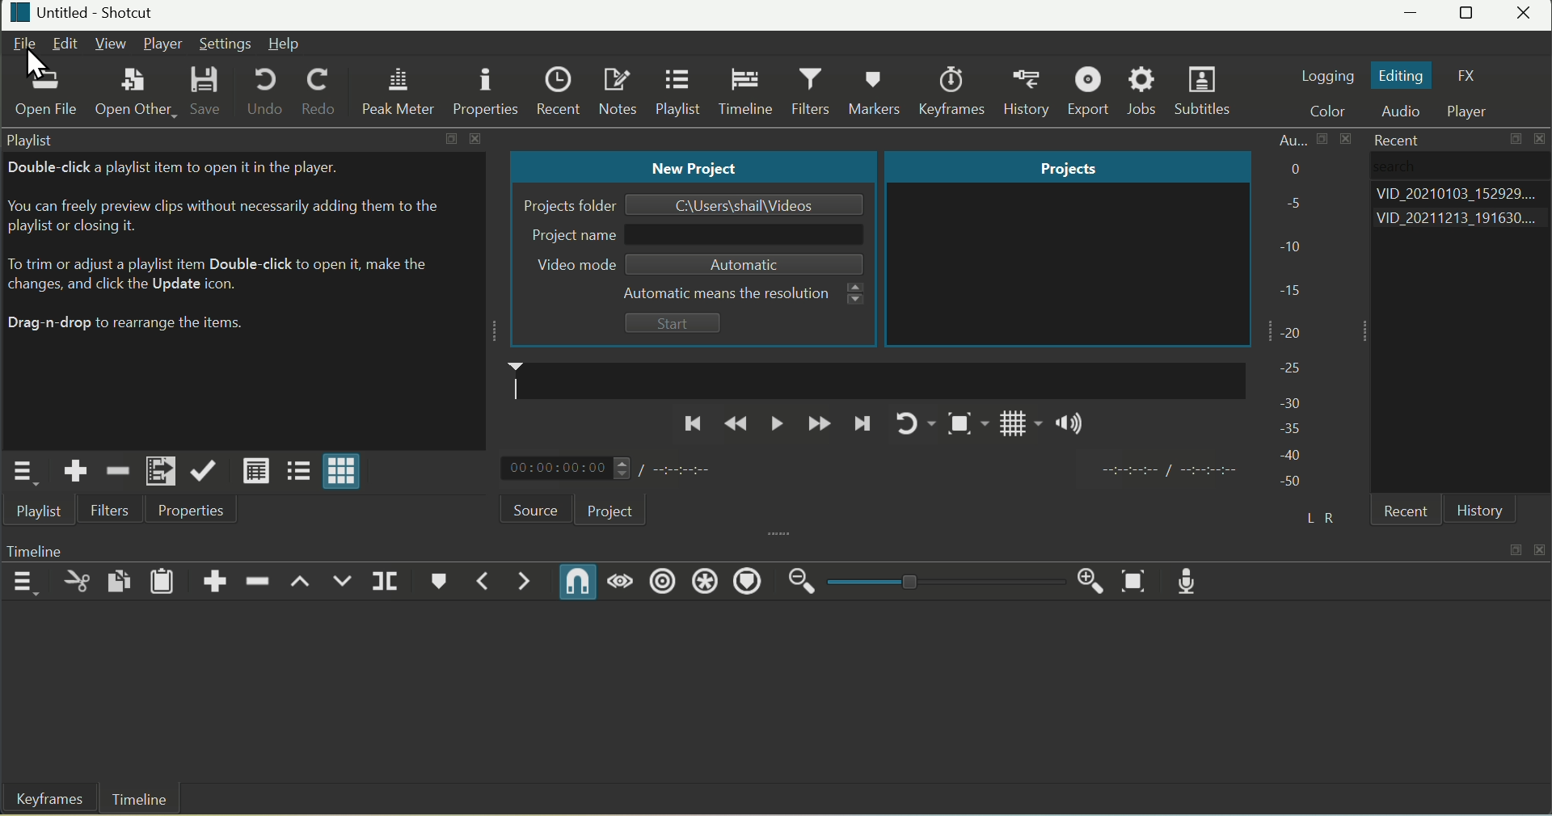 The width and height of the screenshot is (1552, 816). What do you see at coordinates (21, 473) in the screenshot?
I see `Play;ist menu` at bounding box center [21, 473].